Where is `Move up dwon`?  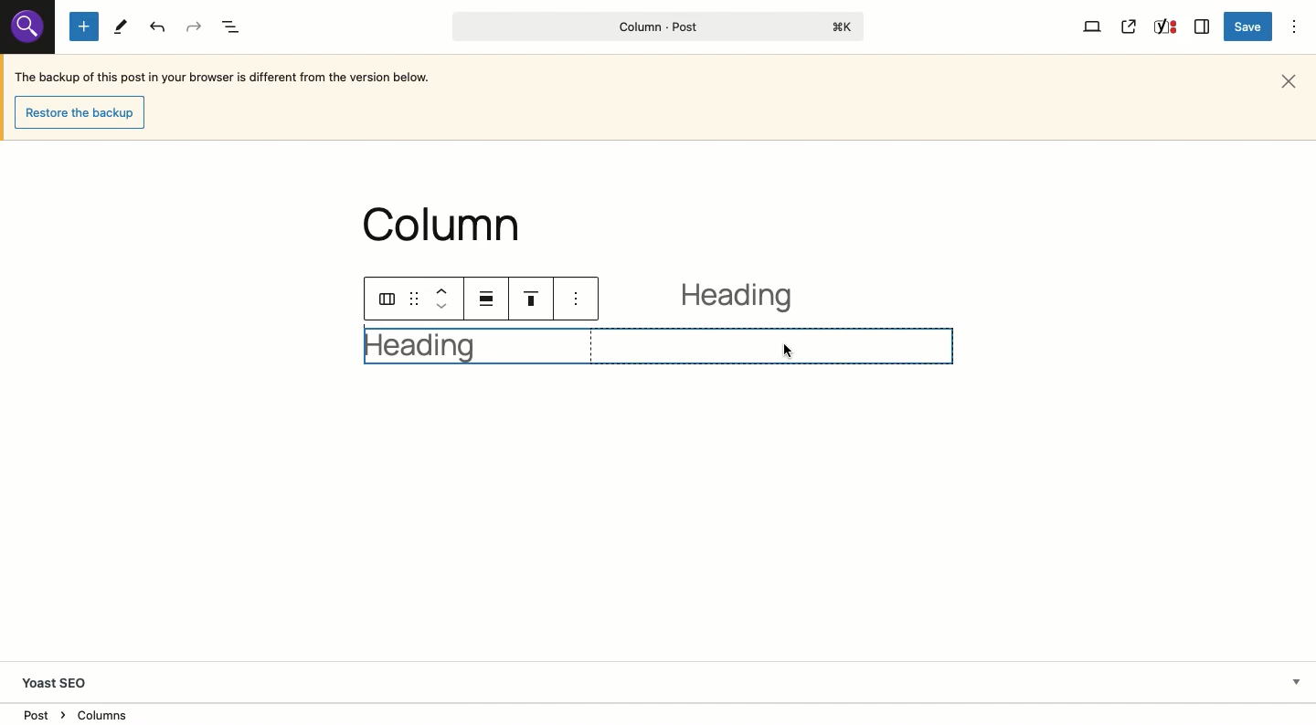 Move up dwon is located at coordinates (441, 300).